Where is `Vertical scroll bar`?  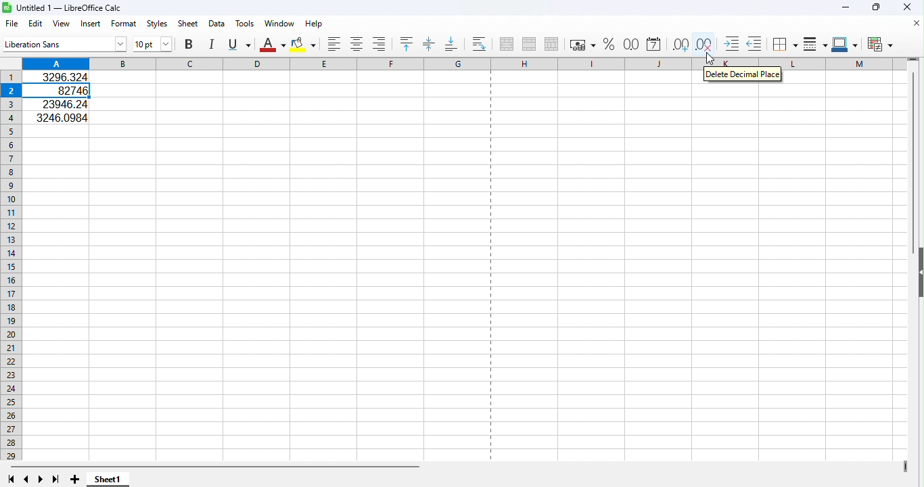 Vertical scroll bar is located at coordinates (915, 141).